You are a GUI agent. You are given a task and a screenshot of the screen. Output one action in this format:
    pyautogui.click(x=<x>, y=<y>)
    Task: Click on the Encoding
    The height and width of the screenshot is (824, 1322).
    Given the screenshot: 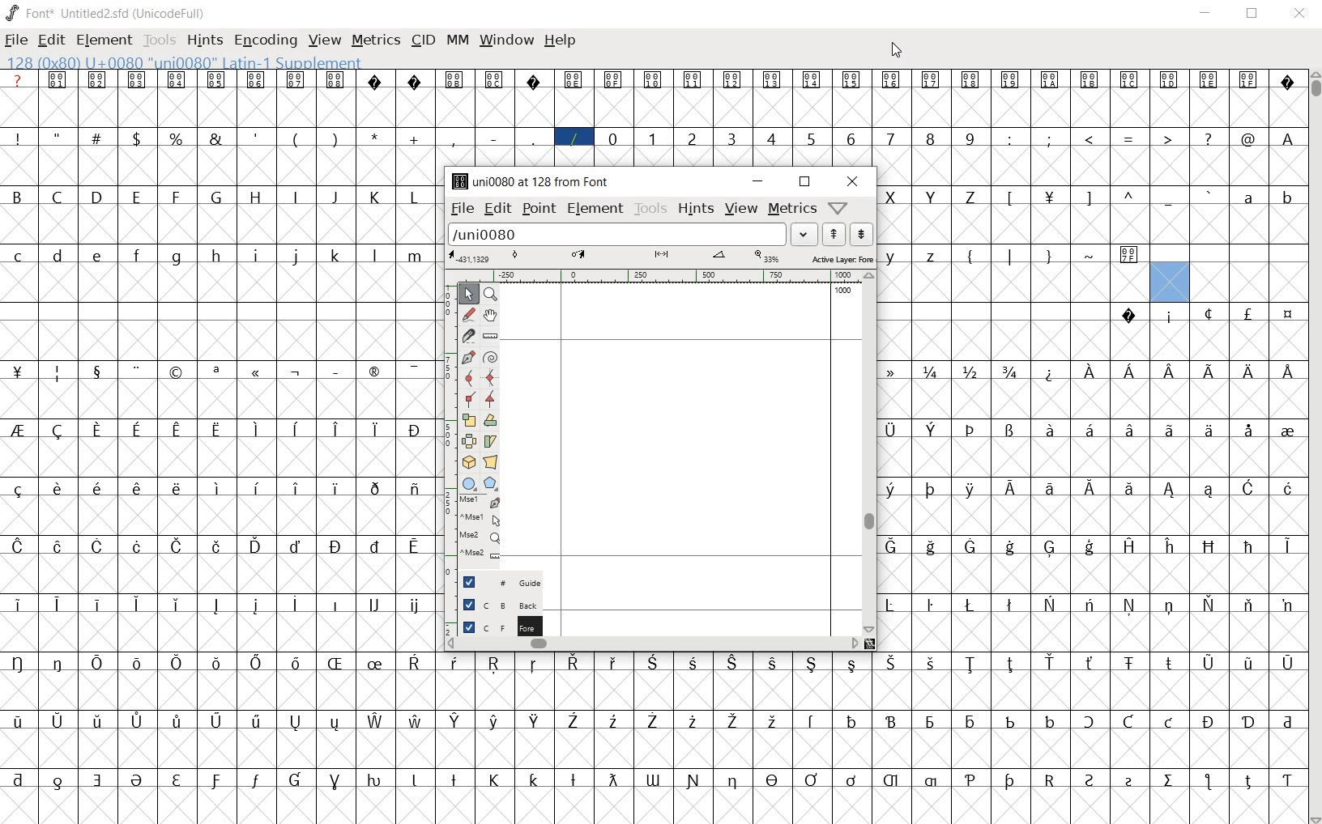 What is the action you would take?
    pyautogui.click(x=172, y=11)
    